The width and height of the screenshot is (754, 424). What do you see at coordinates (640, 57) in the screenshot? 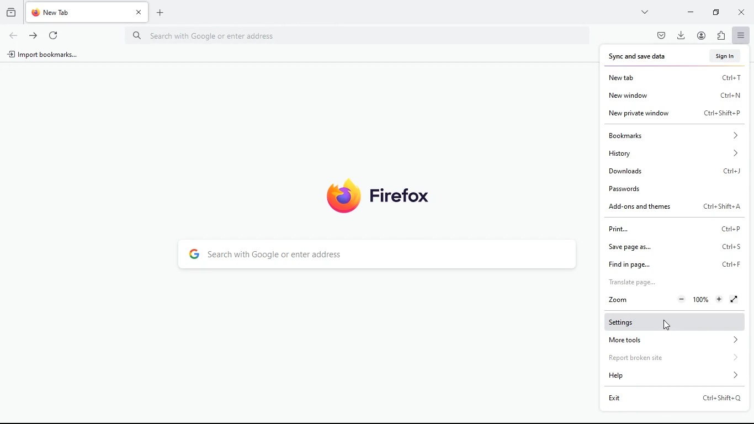
I see `sync and save data` at bounding box center [640, 57].